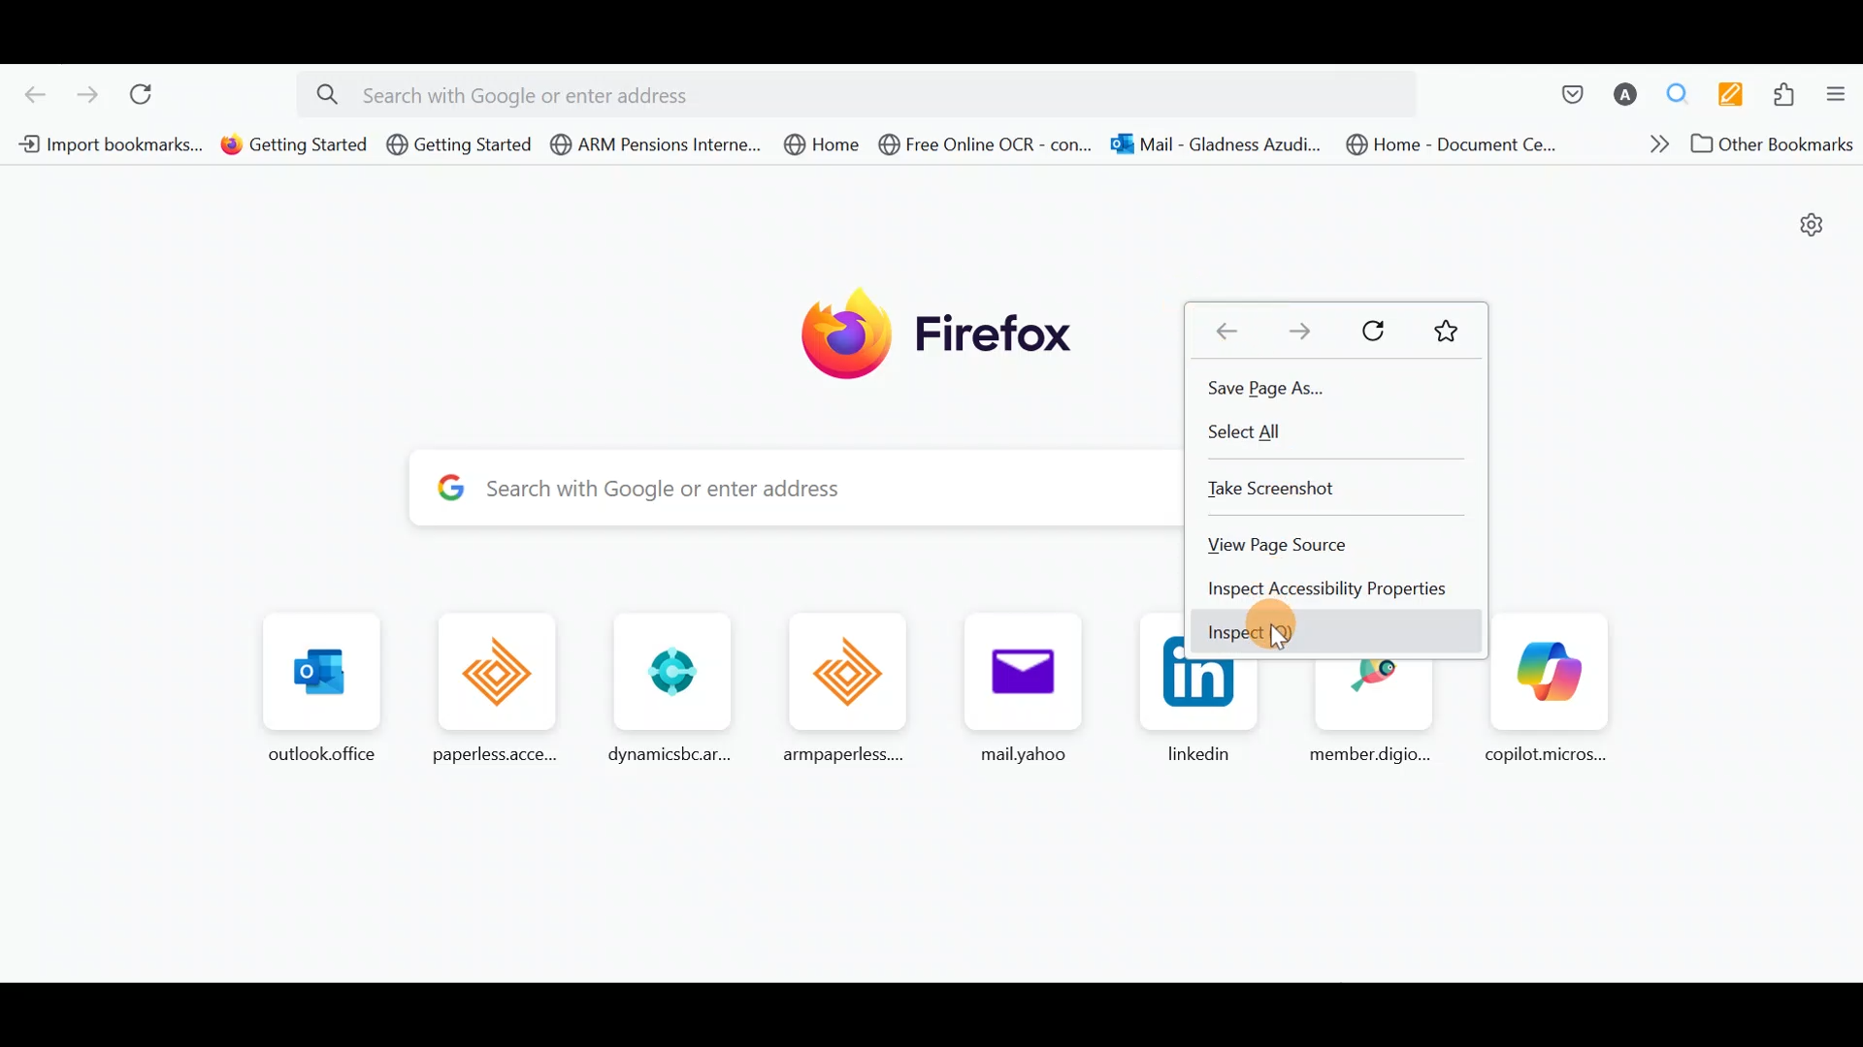 The image size is (1863, 1047). Describe the element at coordinates (104, 143) in the screenshot. I see `Bookmark 1` at that location.